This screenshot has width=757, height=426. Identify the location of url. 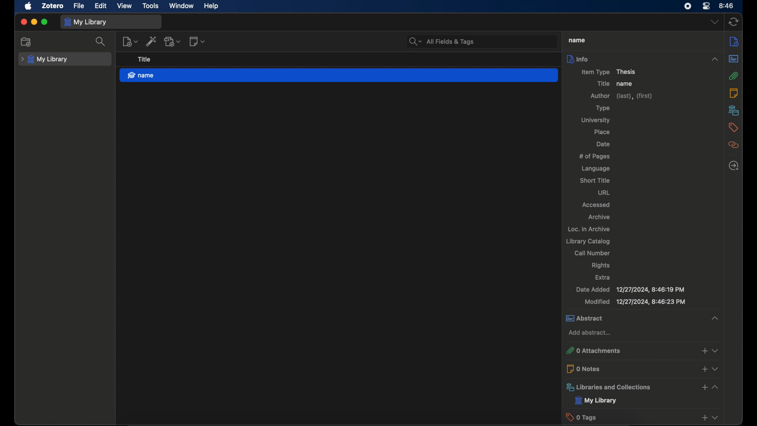
(604, 193).